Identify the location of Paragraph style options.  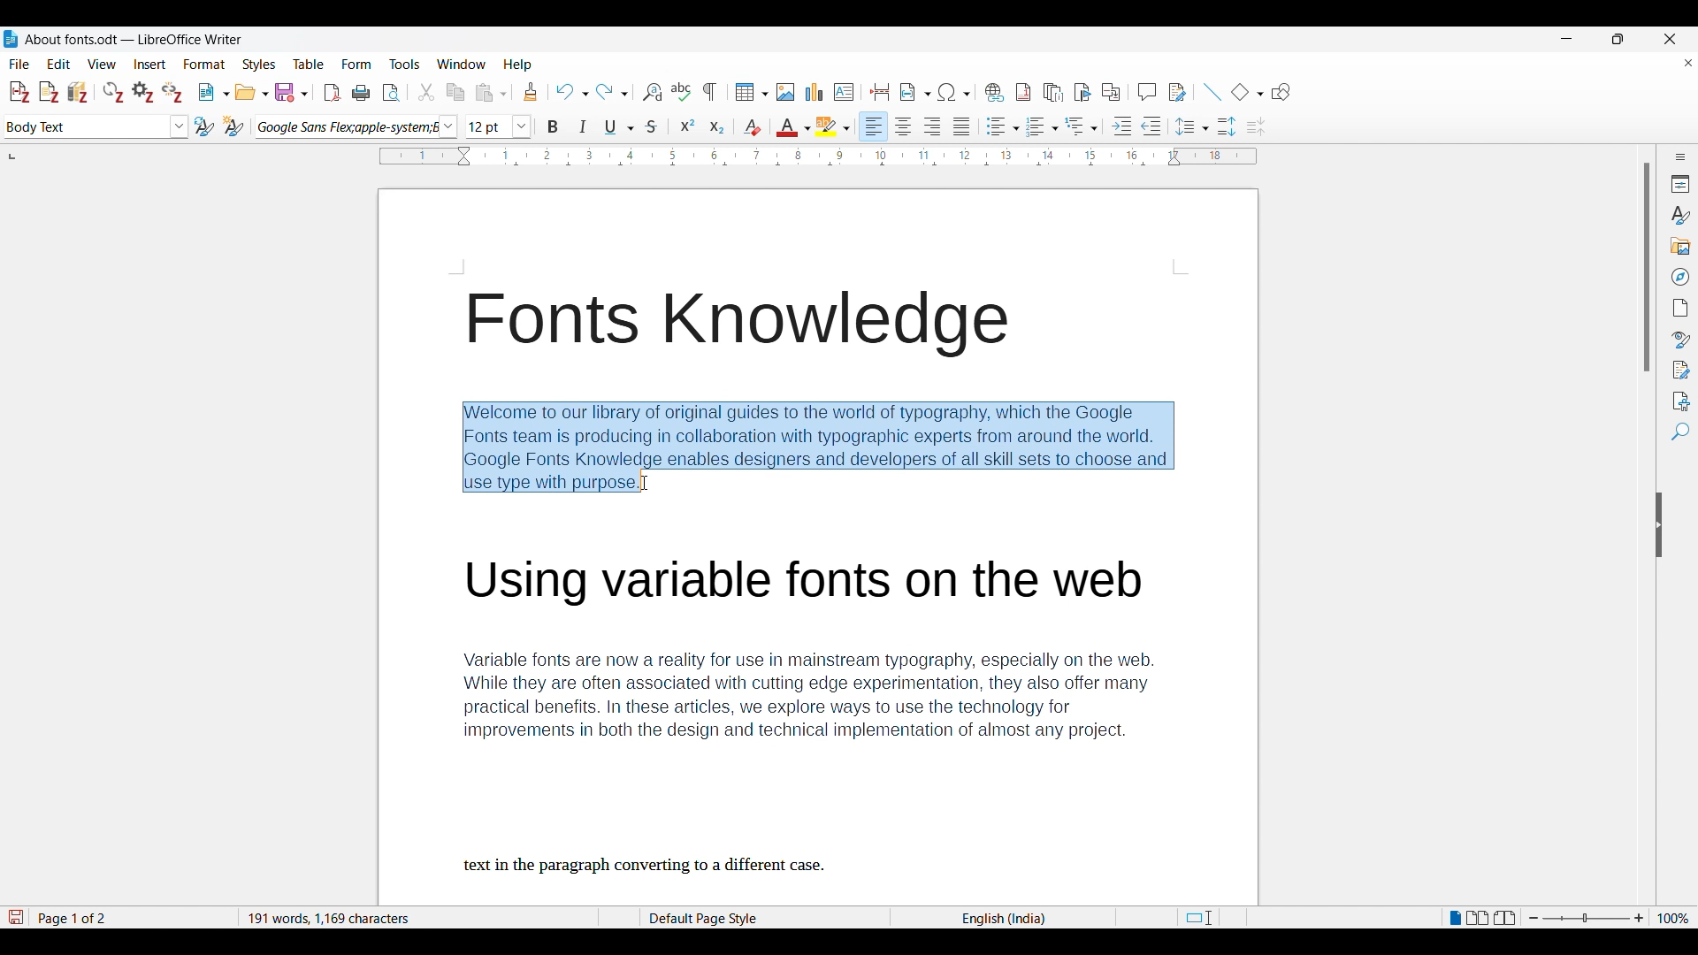
(97, 126).